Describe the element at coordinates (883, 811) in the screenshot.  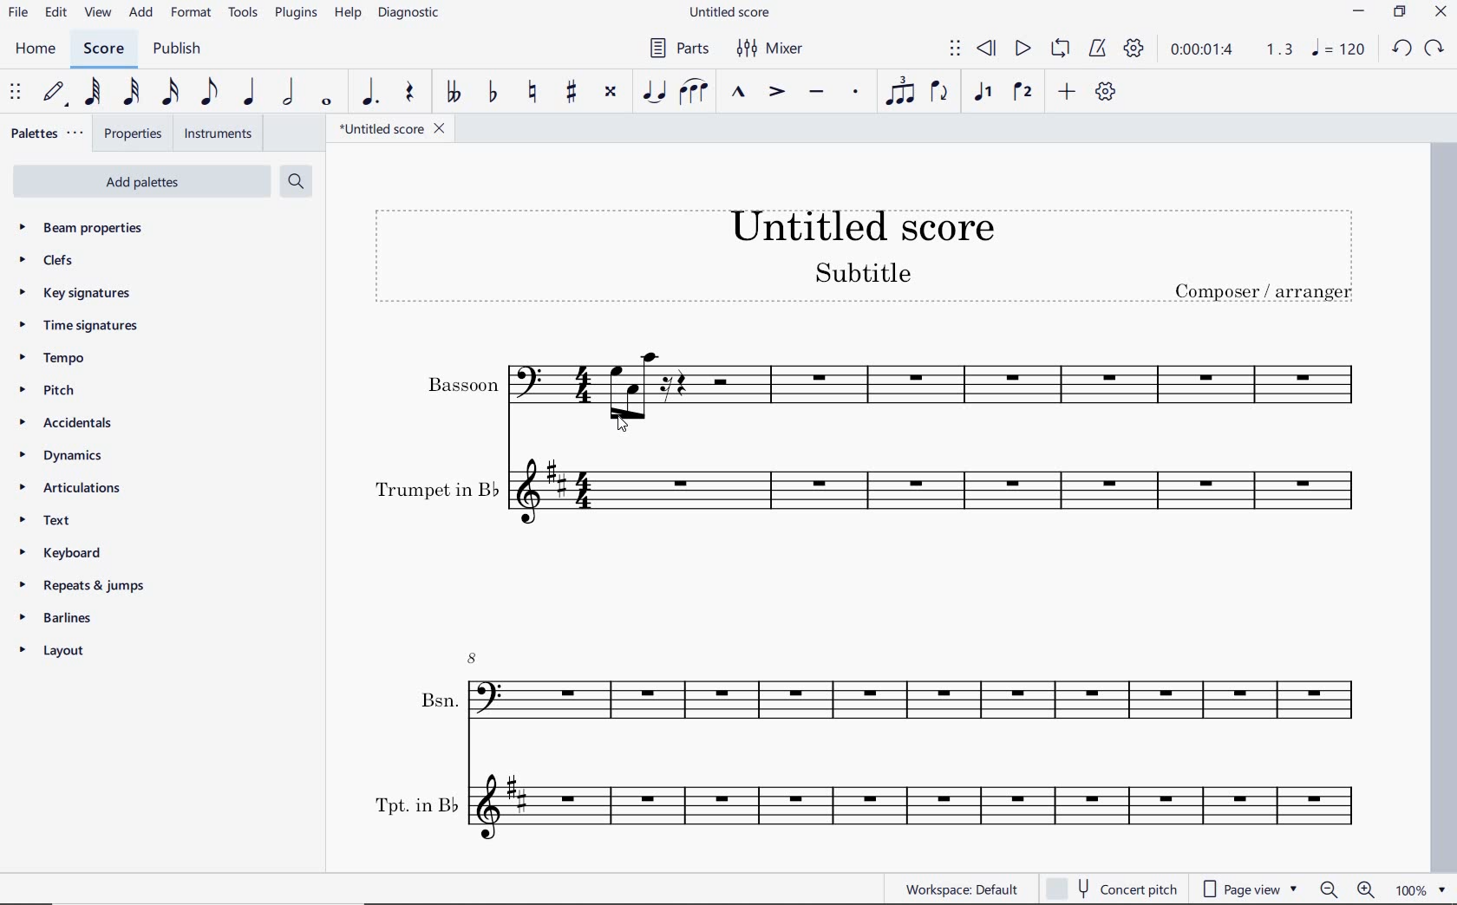
I see `Tpt. in B` at that location.